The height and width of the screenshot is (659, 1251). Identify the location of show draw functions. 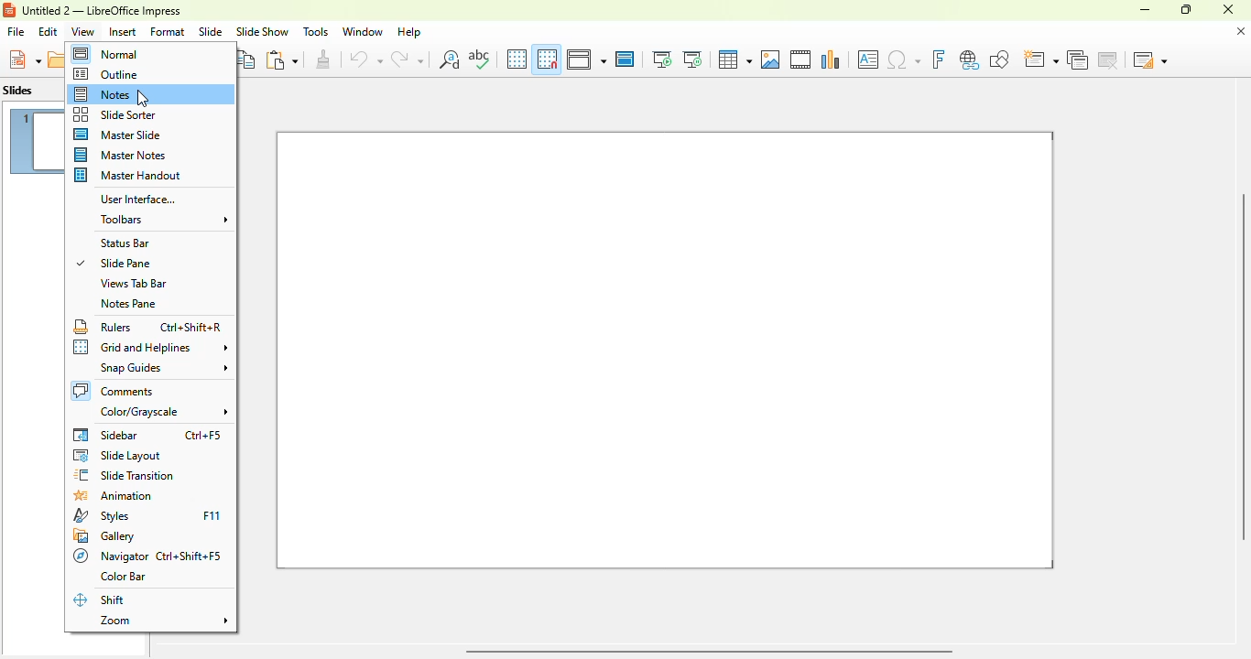
(1000, 59).